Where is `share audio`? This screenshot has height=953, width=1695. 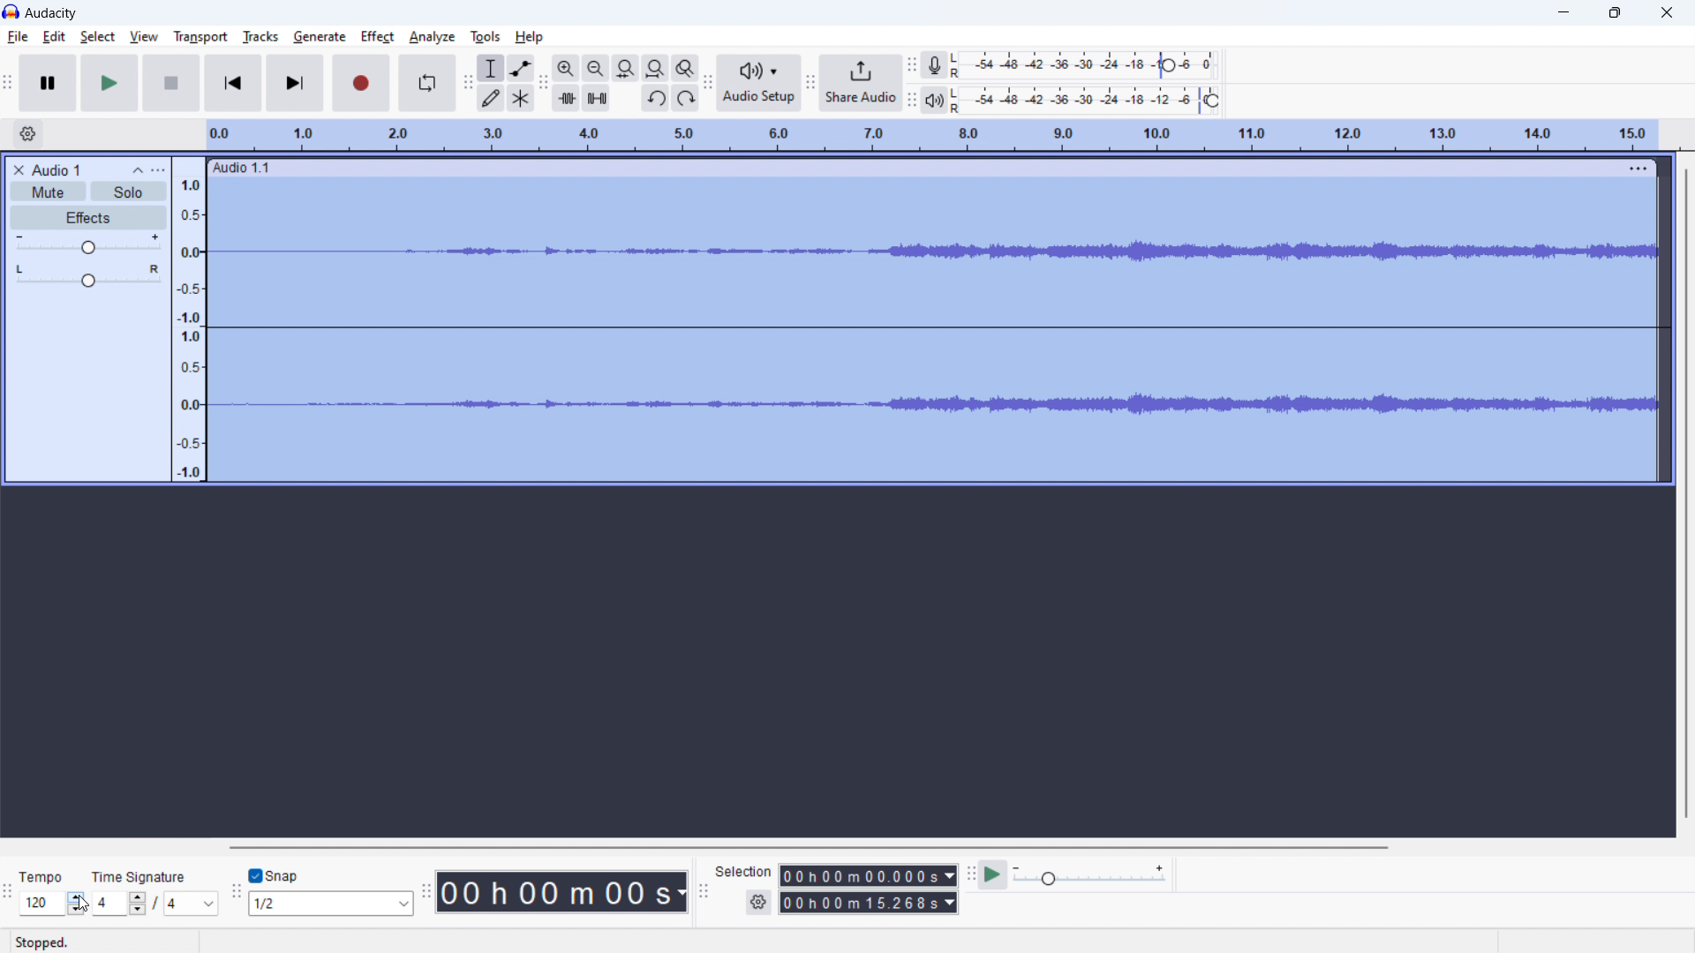 share audio is located at coordinates (860, 83).